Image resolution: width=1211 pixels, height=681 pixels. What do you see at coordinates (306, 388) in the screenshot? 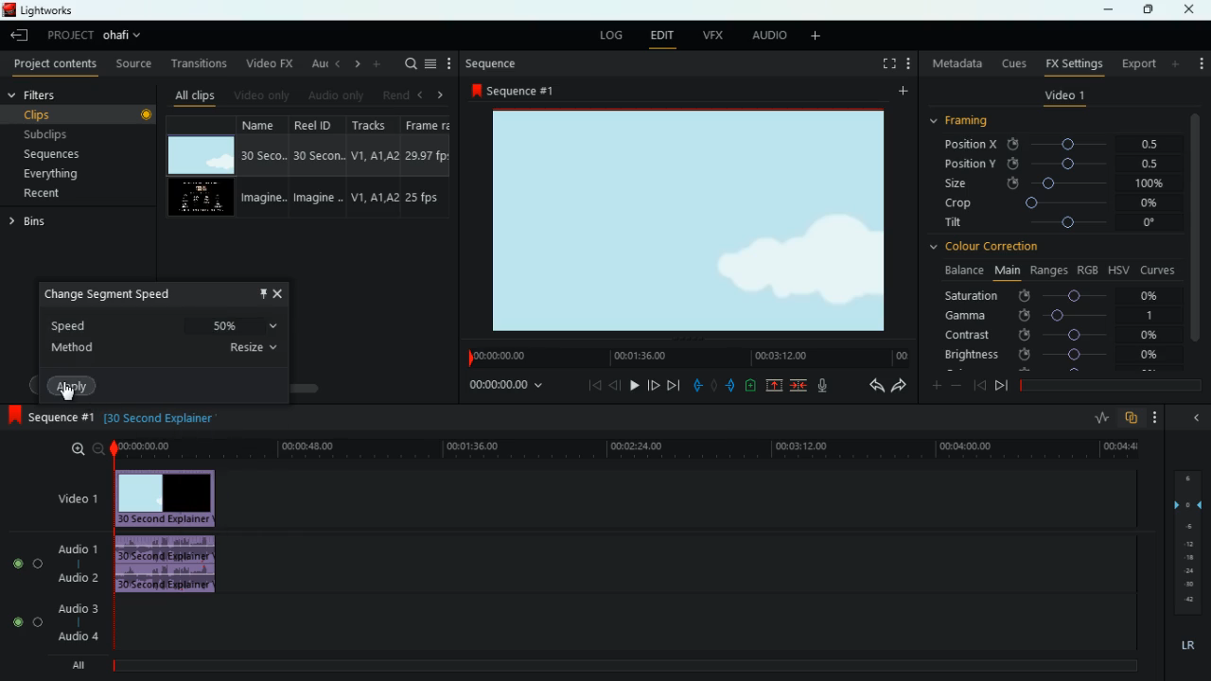
I see `scroll` at bounding box center [306, 388].